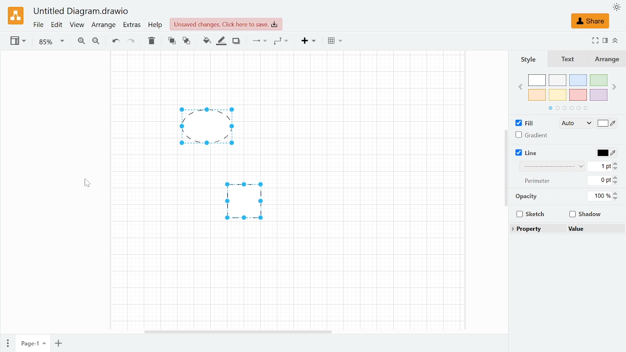  I want to click on Connection, so click(259, 42).